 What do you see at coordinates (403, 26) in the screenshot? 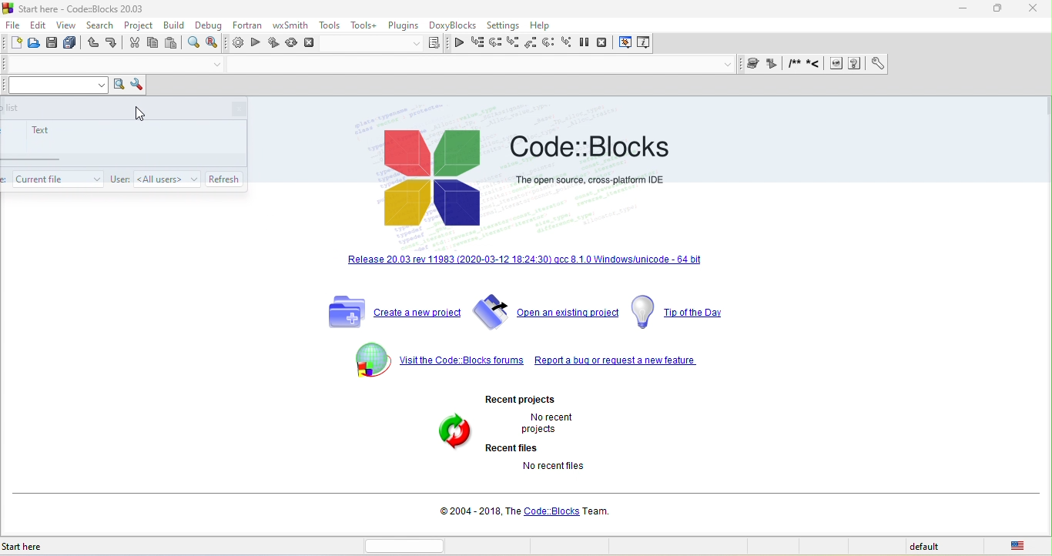
I see `plugins` at bounding box center [403, 26].